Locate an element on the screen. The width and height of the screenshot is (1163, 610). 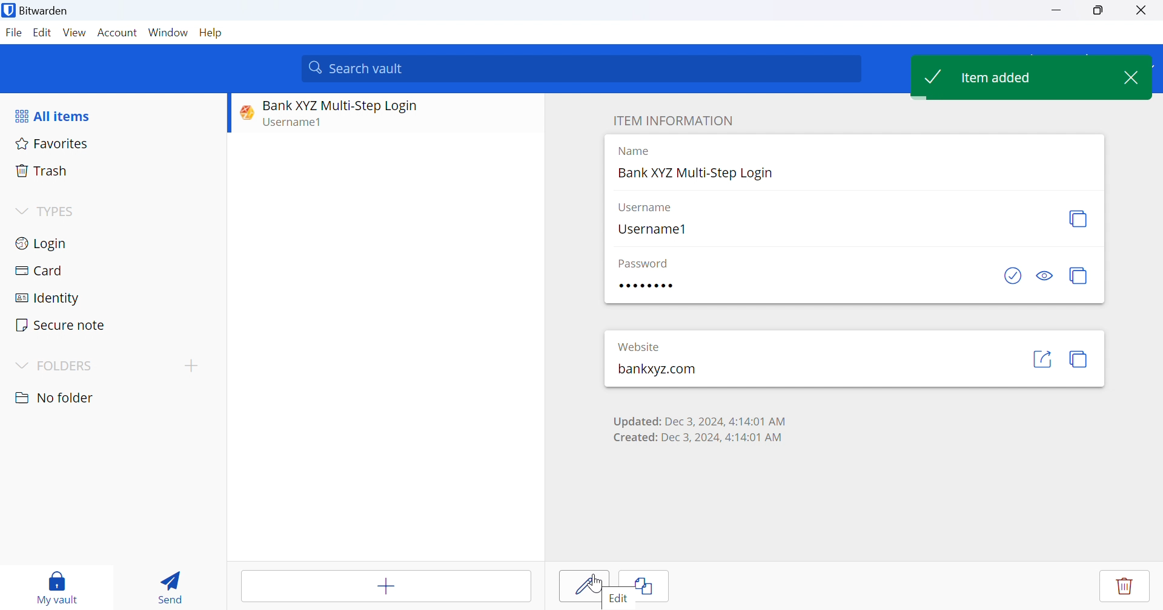
Launch is located at coordinates (1042, 358).